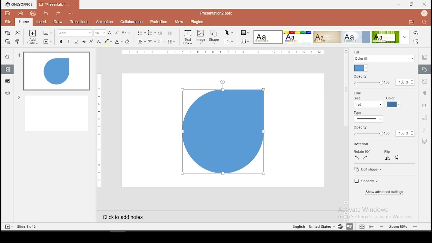 The width and height of the screenshot is (432, 243). What do you see at coordinates (32, 13) in the screenshot?
I see `quick print` at bounding box center [32, 13].